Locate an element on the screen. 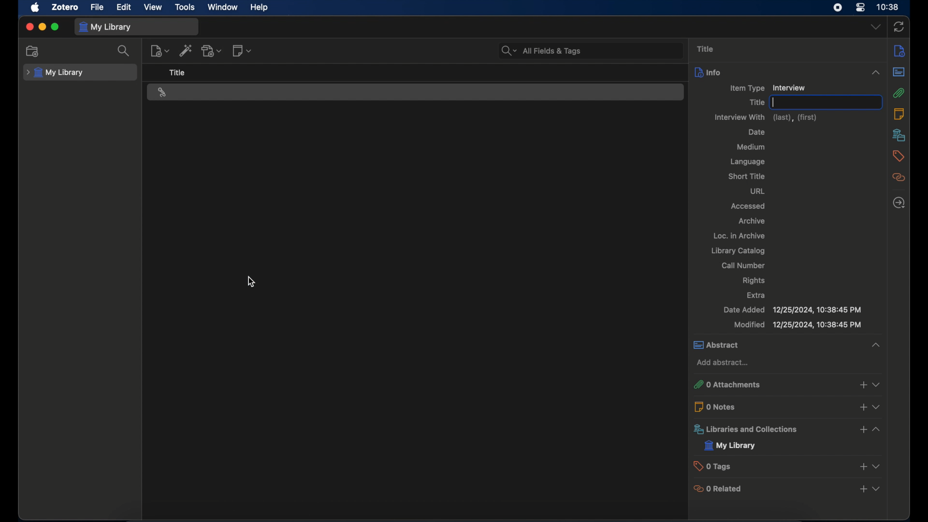 The image size is (928, 522). new item is located at coordinates (160, 51).